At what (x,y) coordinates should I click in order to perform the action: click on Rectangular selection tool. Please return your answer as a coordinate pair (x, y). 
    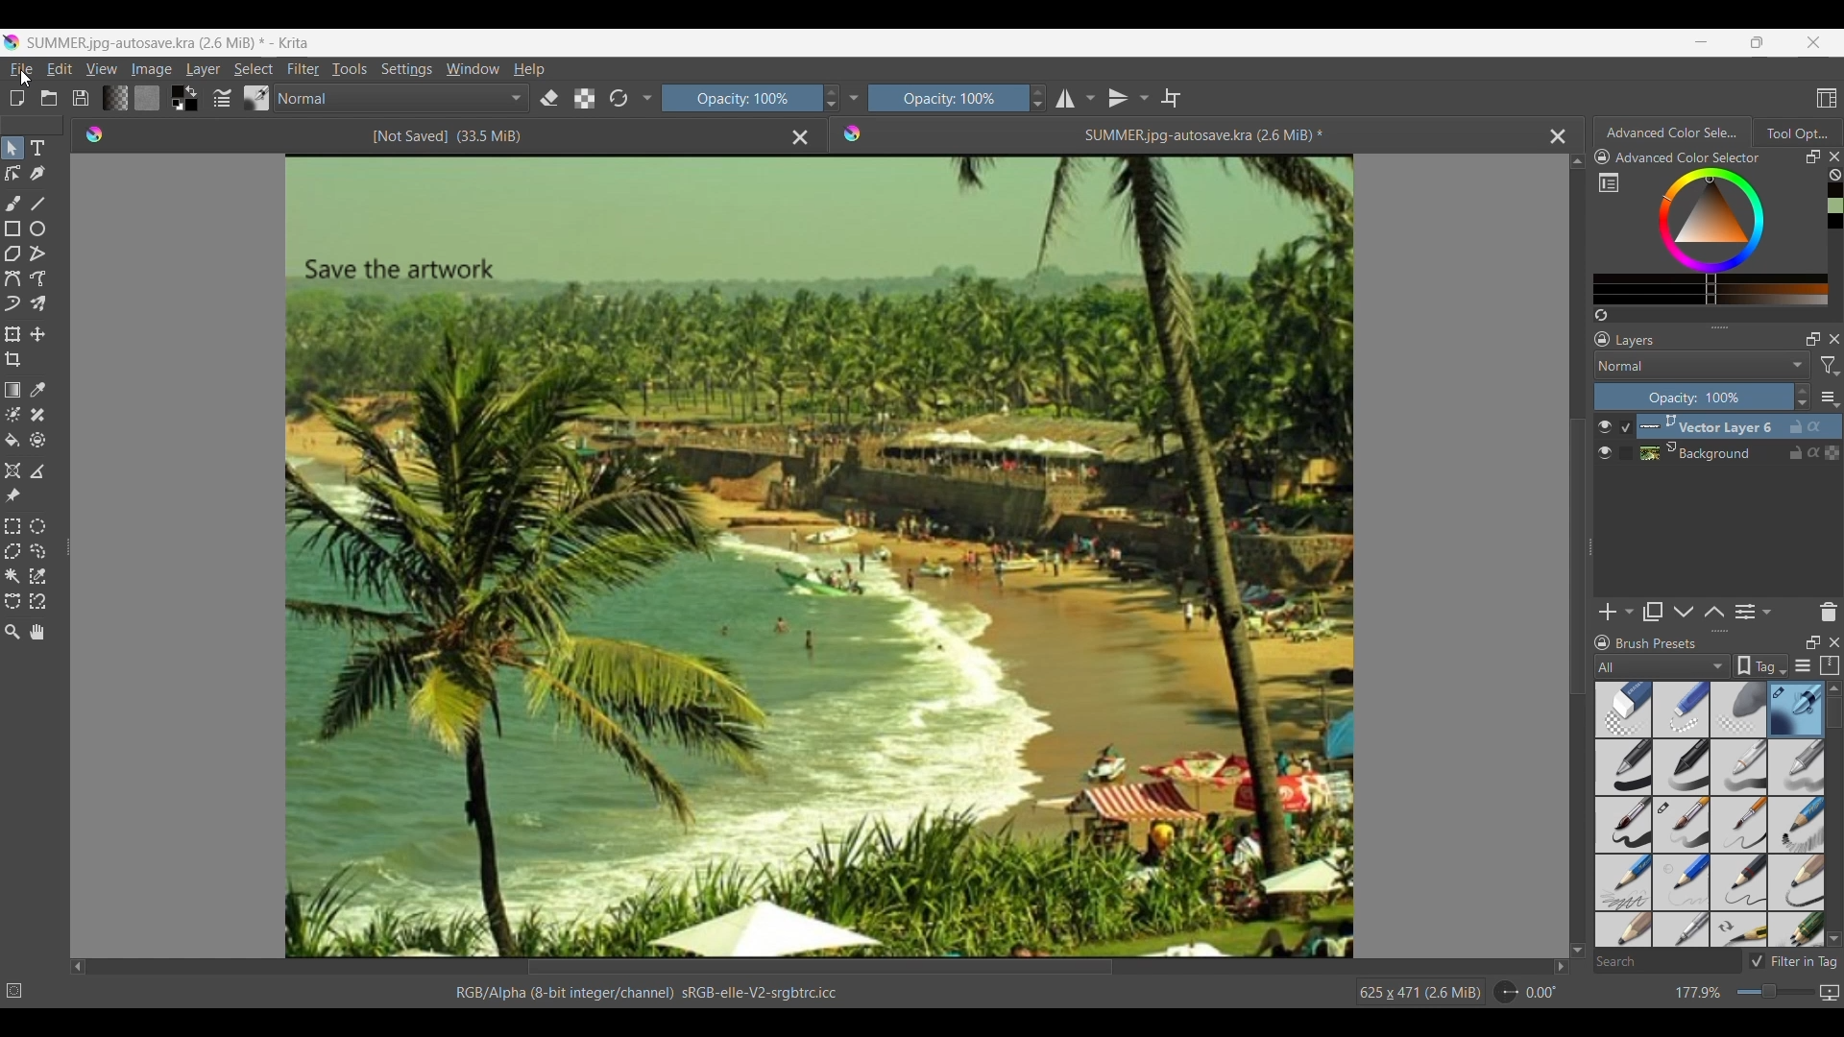
    Looking at the image, I should click on (12, 526).